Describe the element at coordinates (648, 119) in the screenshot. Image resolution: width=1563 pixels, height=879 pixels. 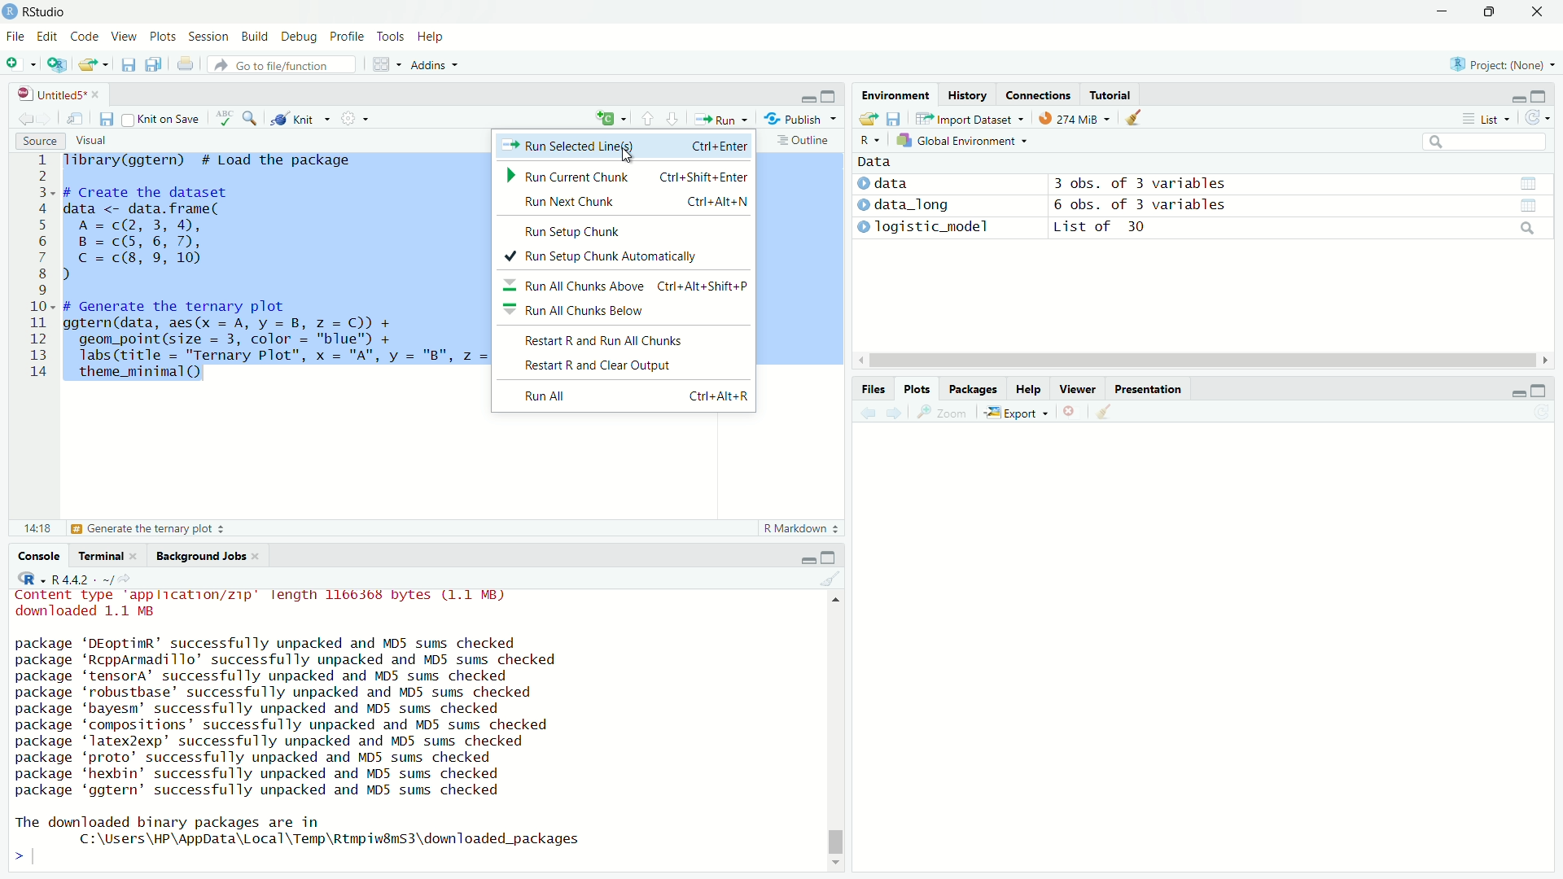
I see `upward` at that location.